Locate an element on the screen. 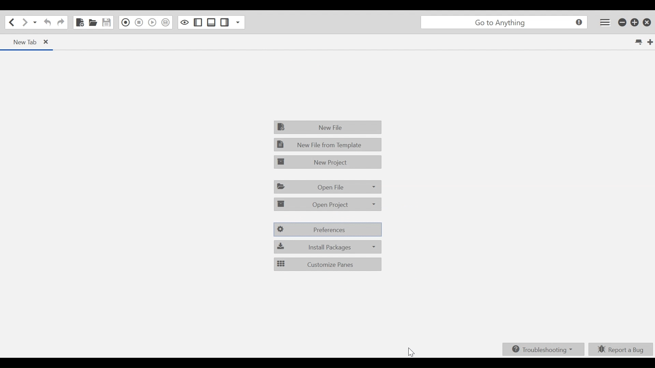 The image size is (655, 368). Save Macro to Toolbox as Superscript is located at coordinates (165, 22).